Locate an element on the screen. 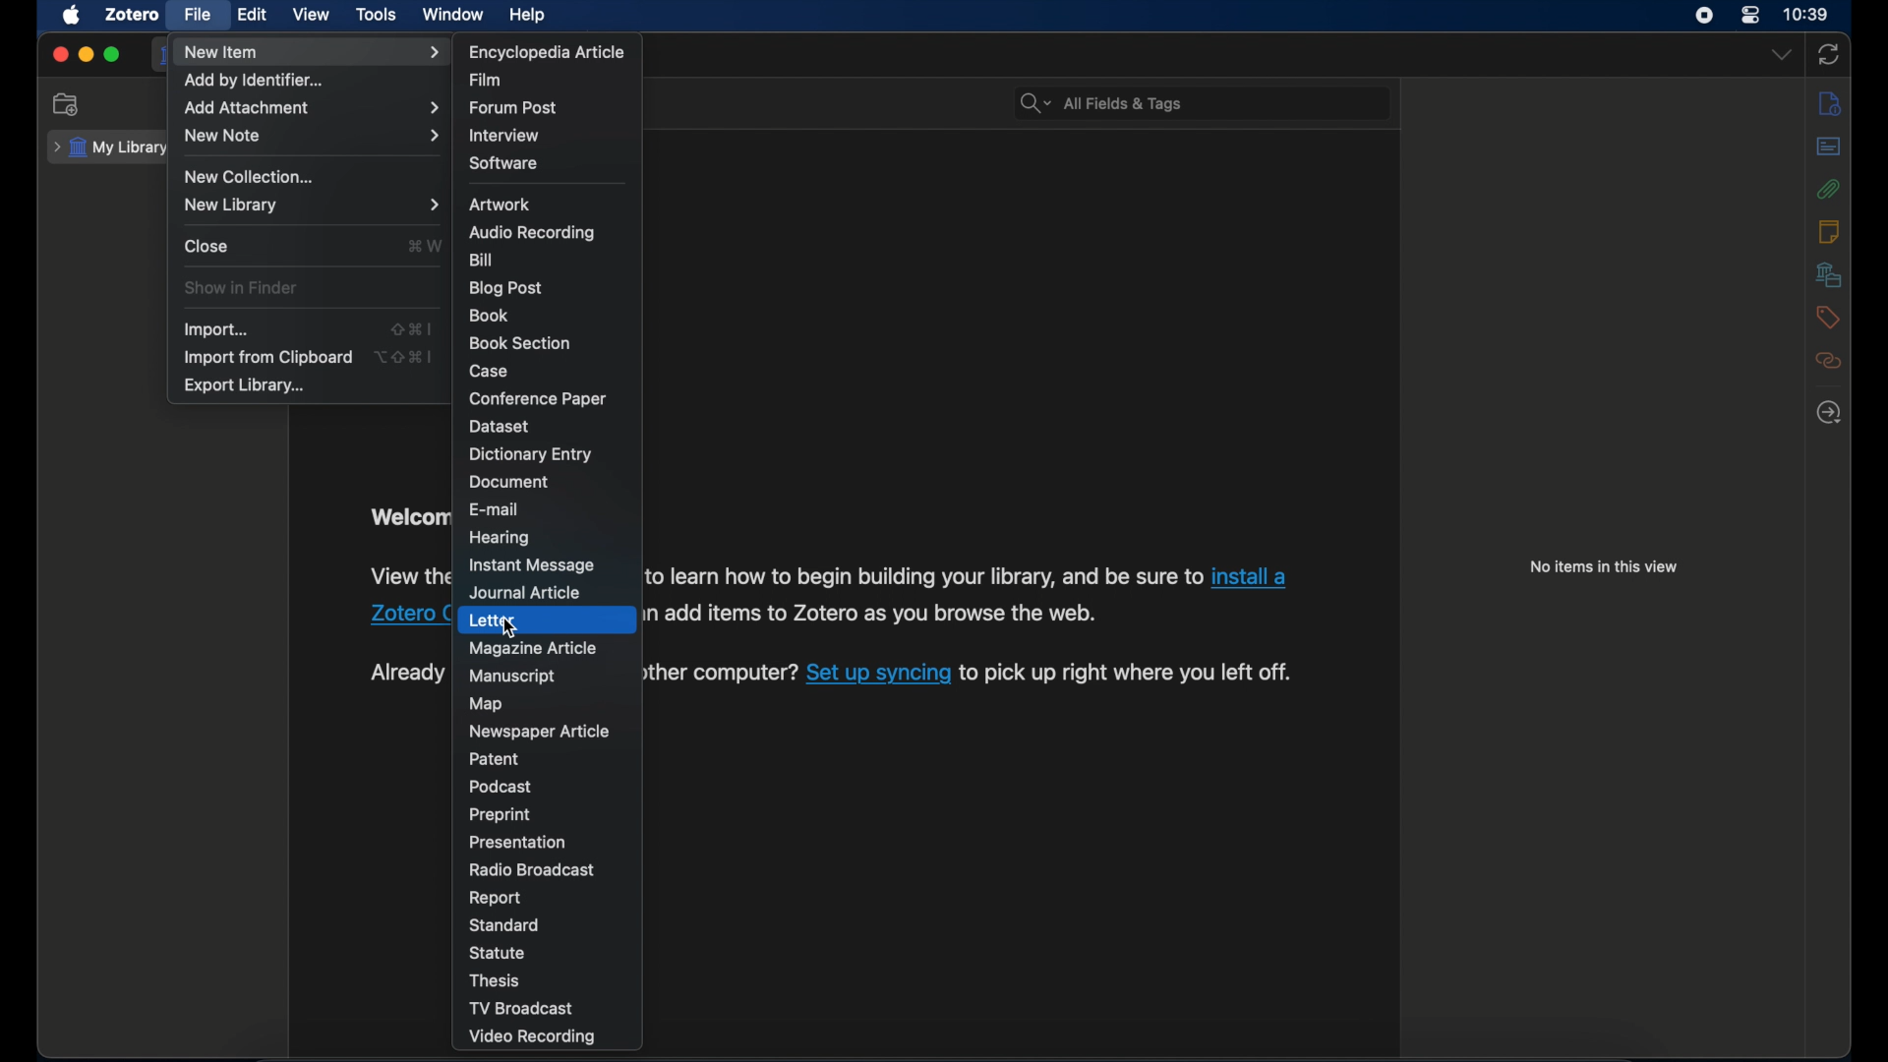 The height and width of the screenshot is (1062, 1888). control center is located at coordinates (1750, 14).